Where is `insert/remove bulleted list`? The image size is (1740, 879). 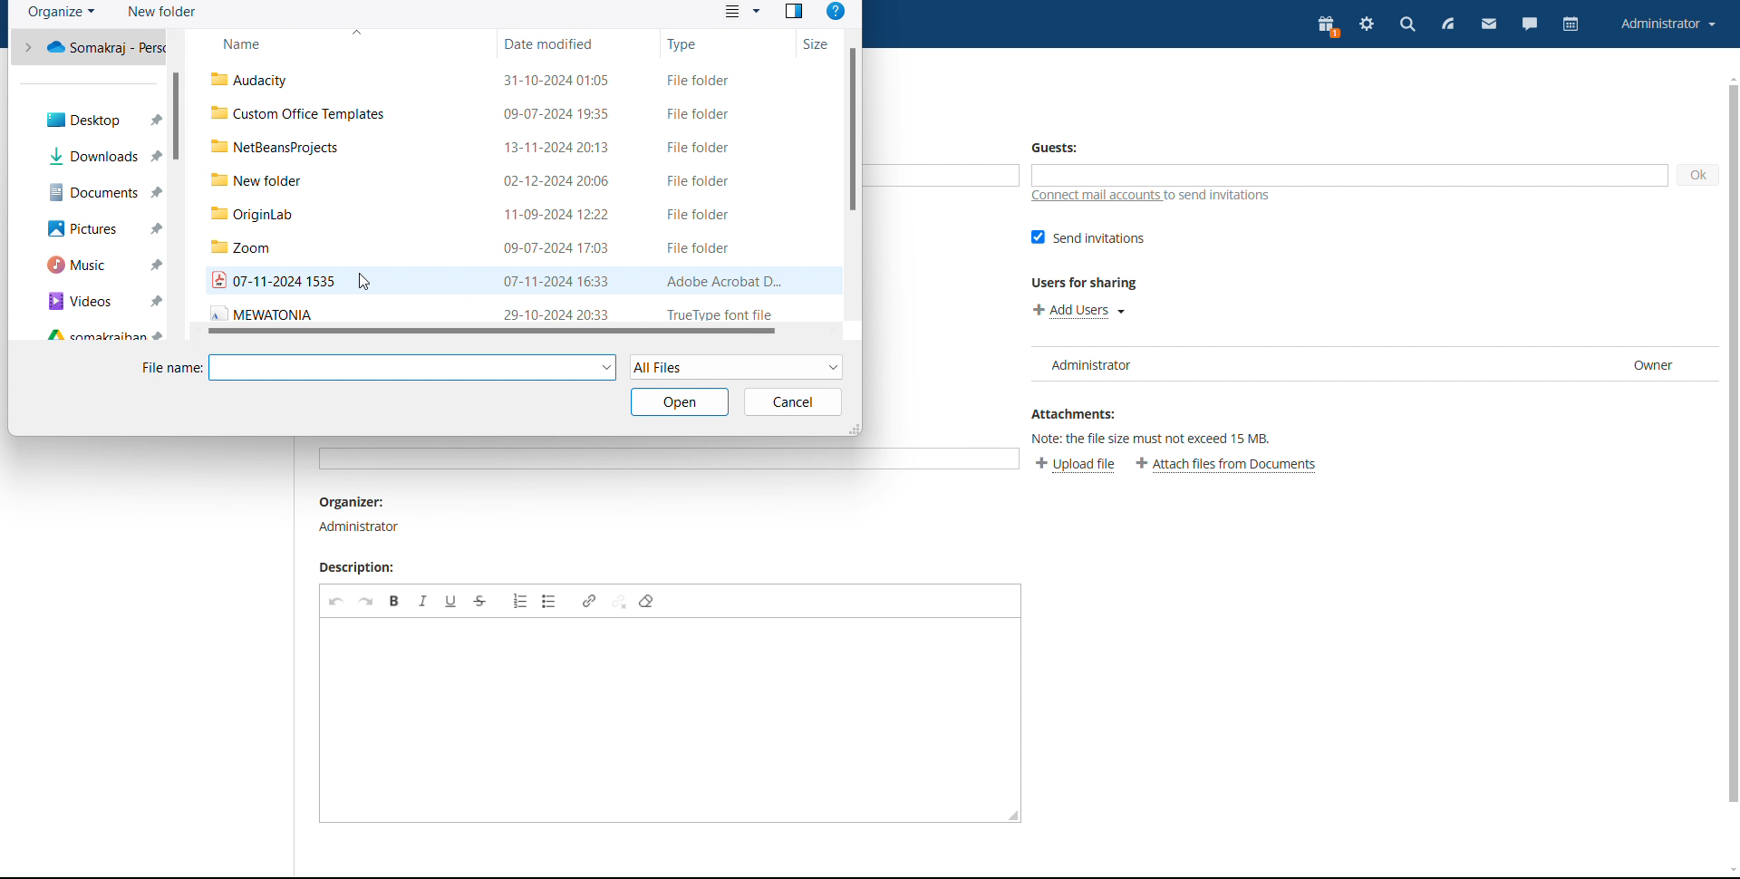
insert/remove bulleted list is located at coordinates (551, 601).